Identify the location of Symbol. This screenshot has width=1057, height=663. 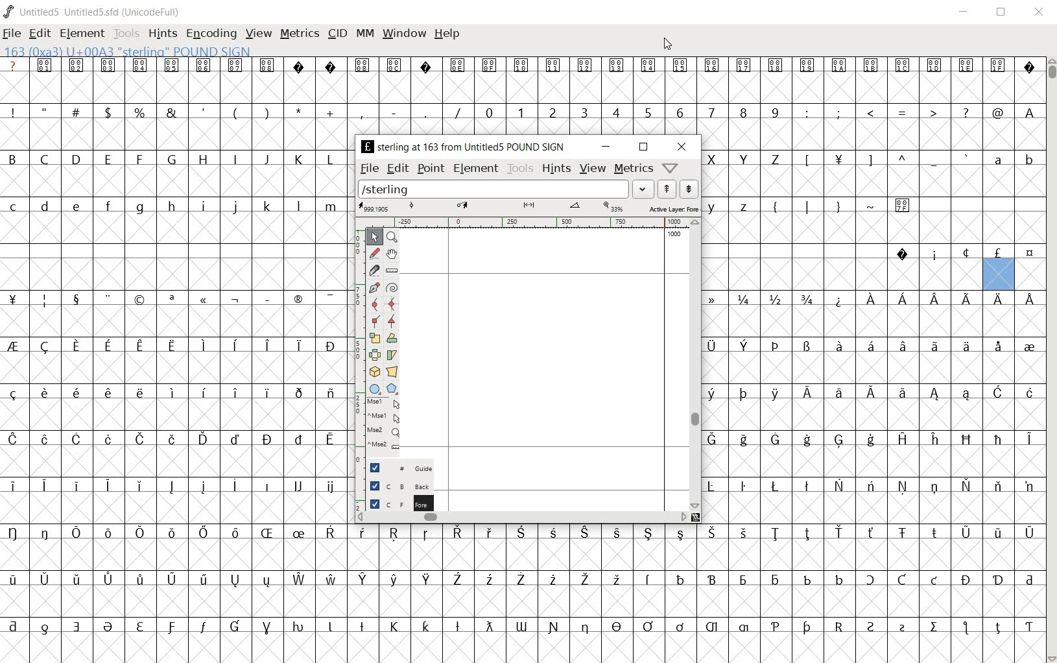
(203, 343).